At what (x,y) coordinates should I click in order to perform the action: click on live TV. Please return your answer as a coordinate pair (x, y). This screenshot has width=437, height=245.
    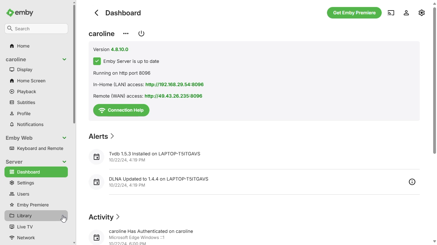
    Looking at the image, I should click on (22, 226).